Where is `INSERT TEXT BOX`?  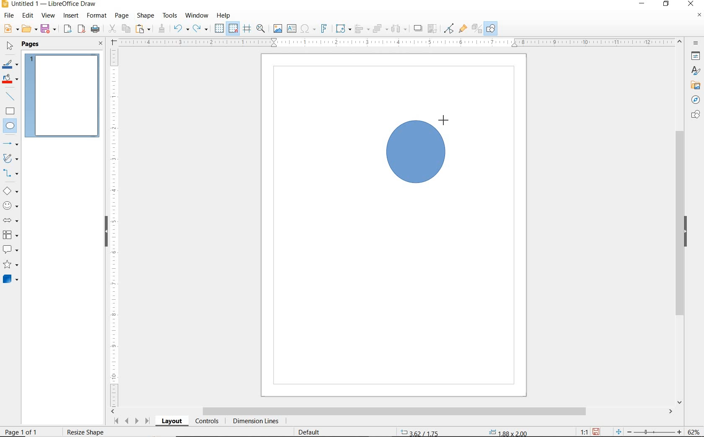 INSERT TEXT BOX is located at coordinates (292, 29).